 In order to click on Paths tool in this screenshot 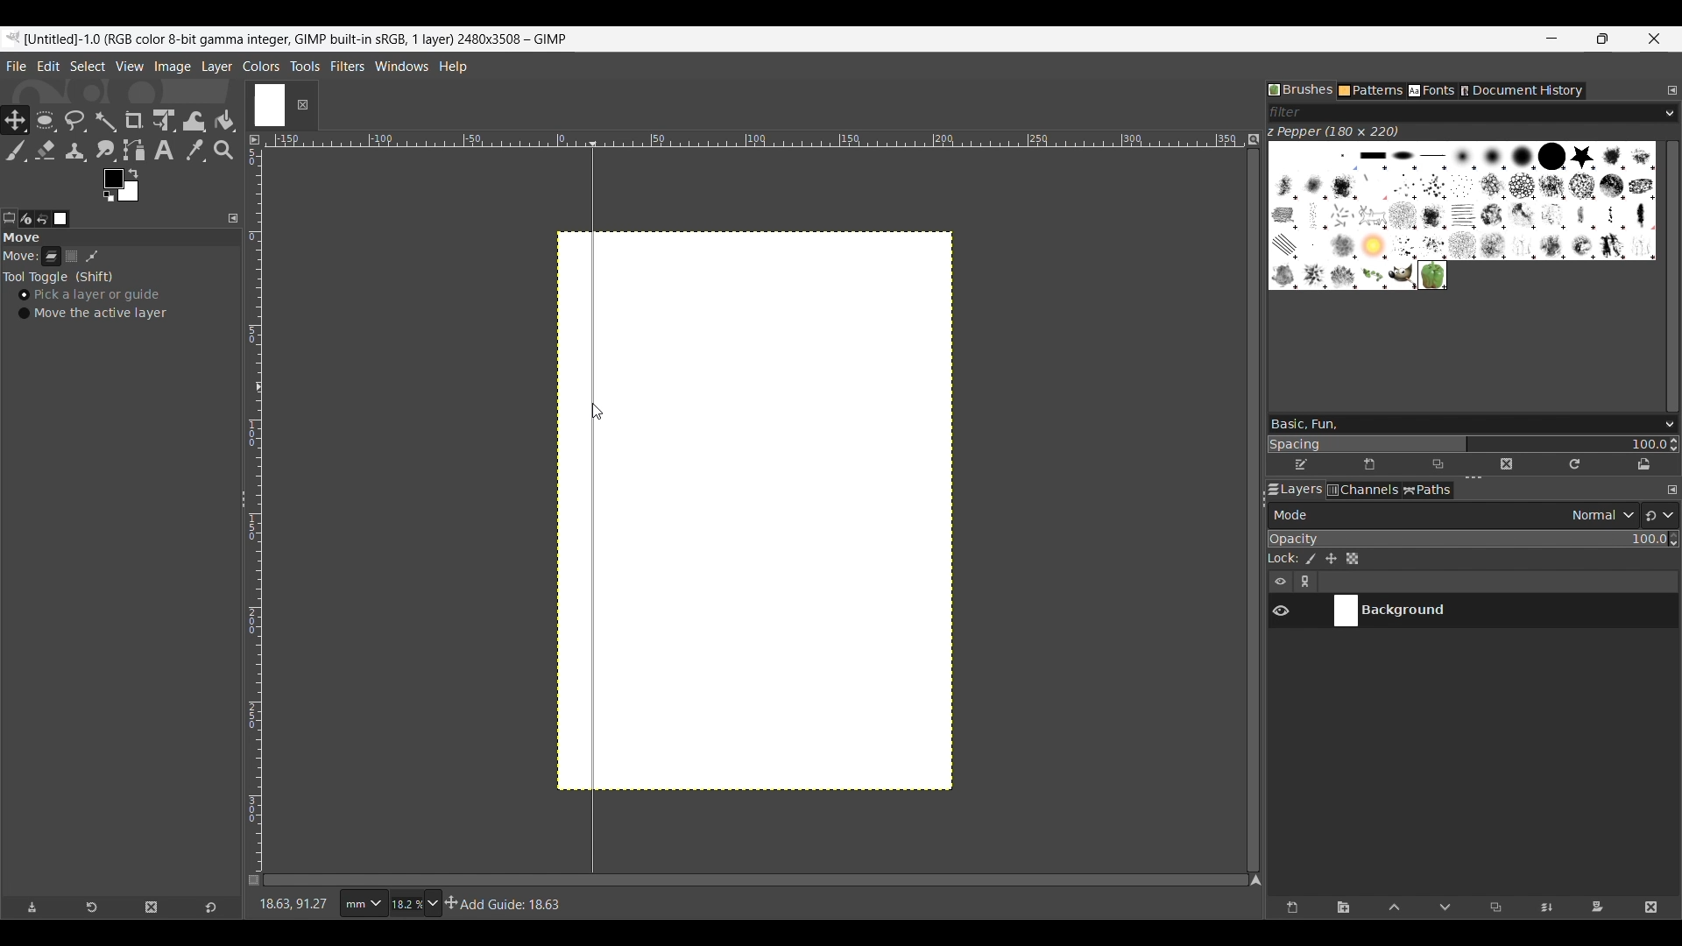, I will do `click(135, 151)`.